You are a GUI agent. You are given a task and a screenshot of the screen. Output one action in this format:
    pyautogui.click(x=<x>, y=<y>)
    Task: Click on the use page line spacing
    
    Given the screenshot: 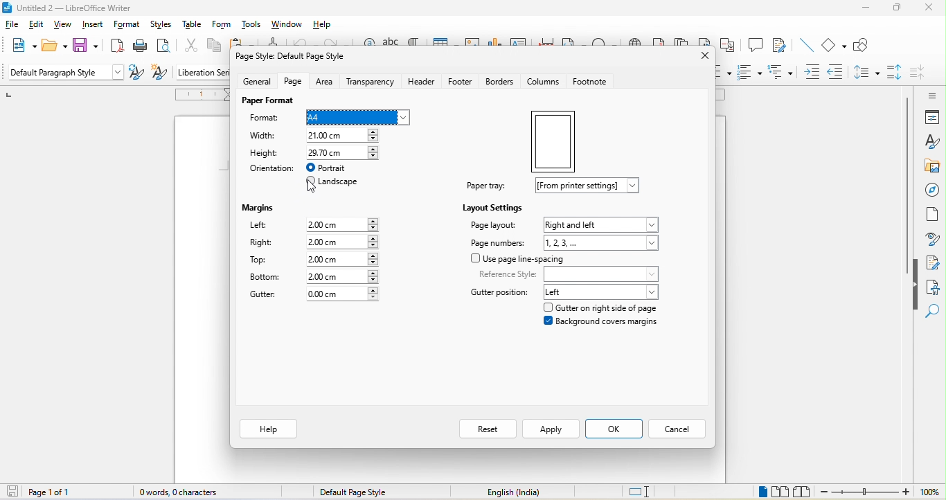 What is the action you would take?
    pyautogui.click(x=518, y=259)
    